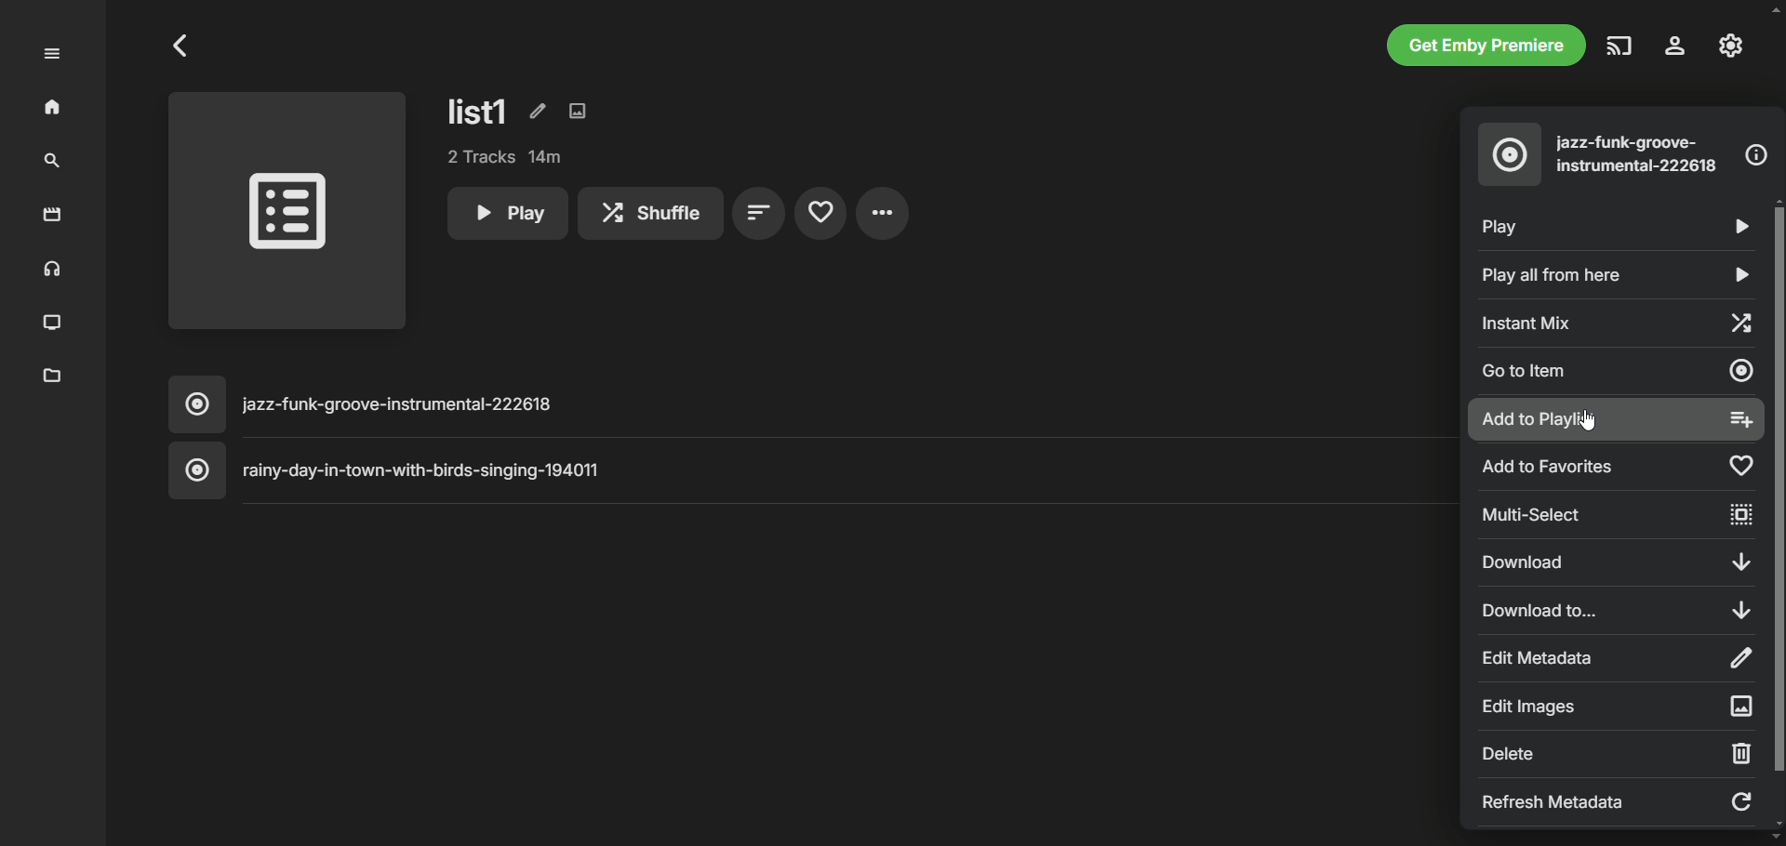 This screenshot has width=1786, height=846. What do you see at coordinates (1777, 512) in the screenshot?
I see `Vertical slide bar` at bounding box center [1777, 512].